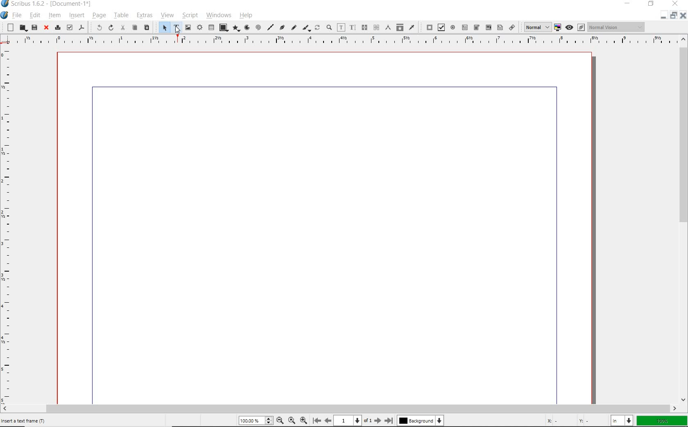  What do you see at coordinates (163, 27) in the screenshot?
I see `select item` at bounding box center [163, 27].